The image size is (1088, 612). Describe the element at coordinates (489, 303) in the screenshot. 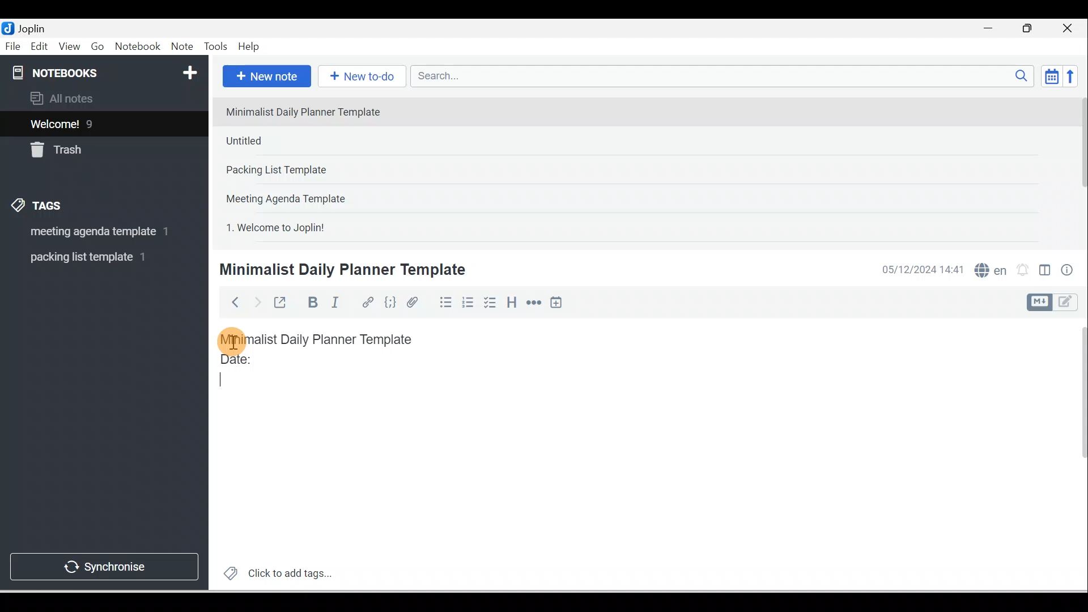

I see `Checkbox` at that location.